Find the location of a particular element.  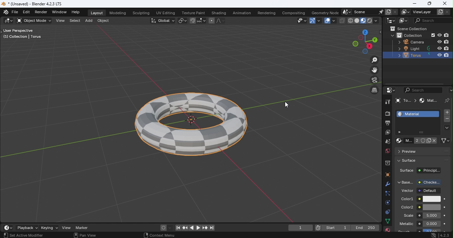

File is located at coordinates (15, 12).